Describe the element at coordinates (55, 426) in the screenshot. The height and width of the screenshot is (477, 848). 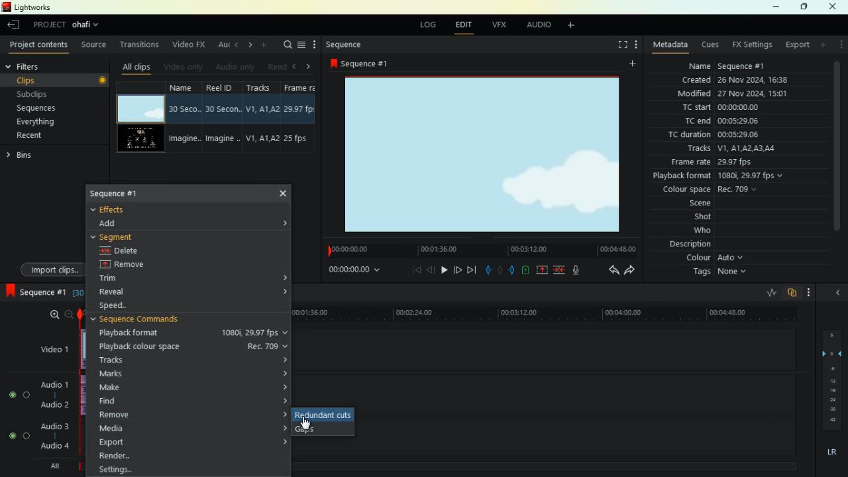
I see `Audio` at that location.